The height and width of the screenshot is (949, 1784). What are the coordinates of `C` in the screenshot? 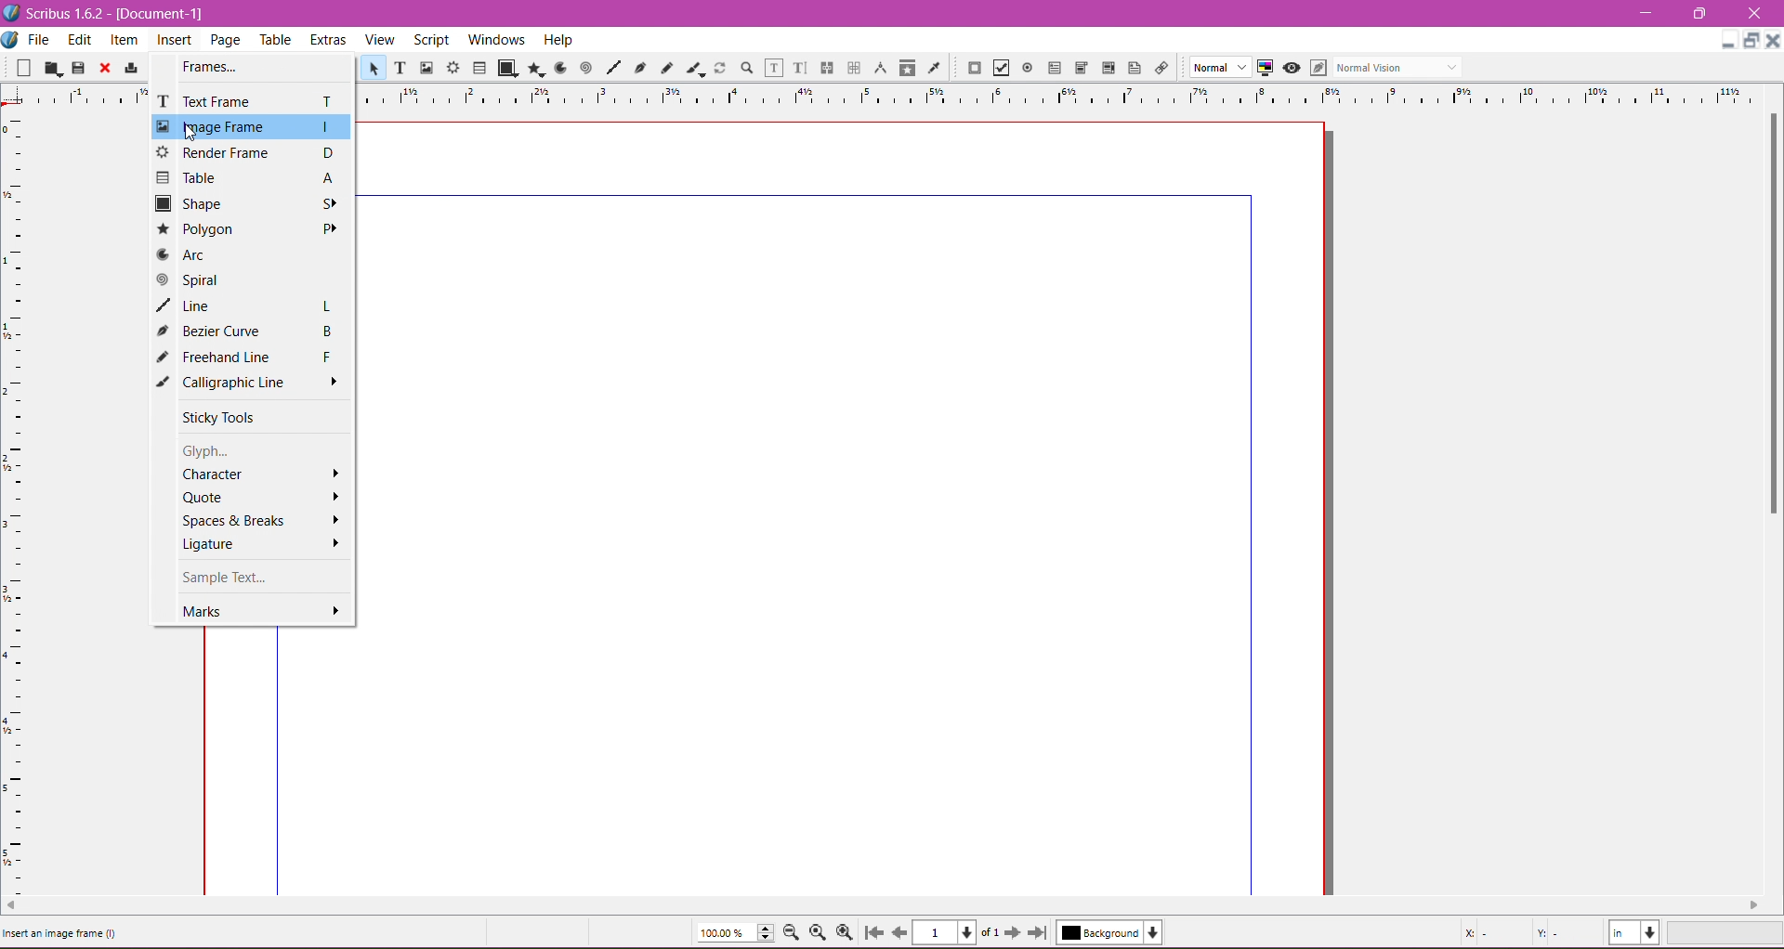 It's located at (1753, 14).